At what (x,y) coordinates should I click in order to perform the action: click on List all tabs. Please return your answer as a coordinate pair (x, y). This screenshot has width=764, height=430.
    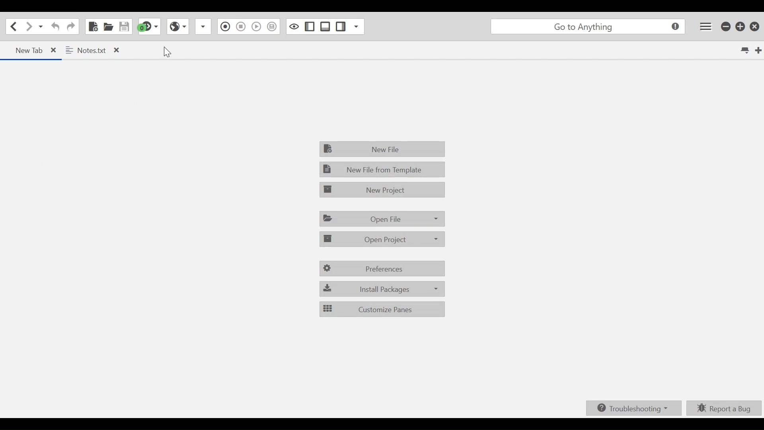
    Looking at the image, I should click on (745, 49).